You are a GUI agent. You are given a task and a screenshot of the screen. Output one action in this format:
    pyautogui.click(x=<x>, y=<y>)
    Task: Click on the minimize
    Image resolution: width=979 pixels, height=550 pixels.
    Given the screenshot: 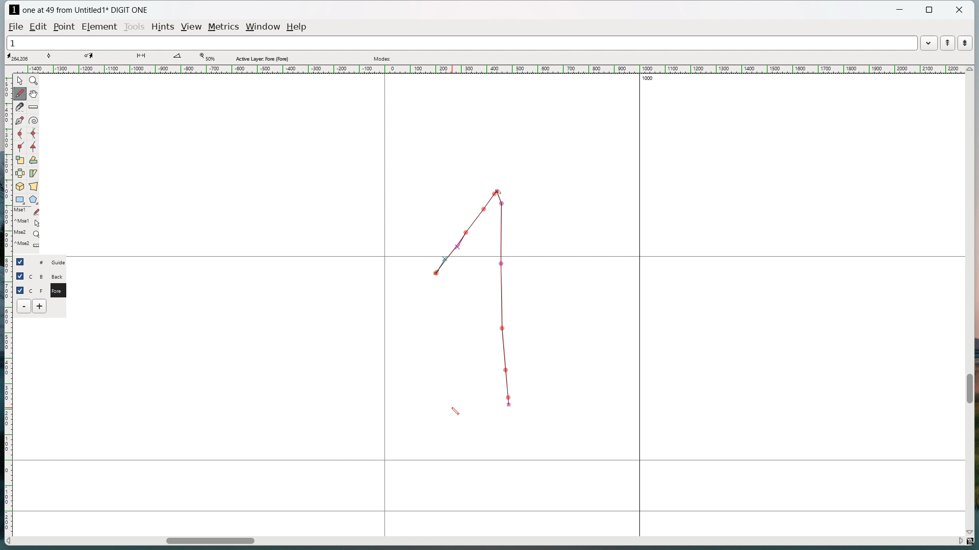 What is the action you would take?
    pyautogui.click(x=901, y=11)
    